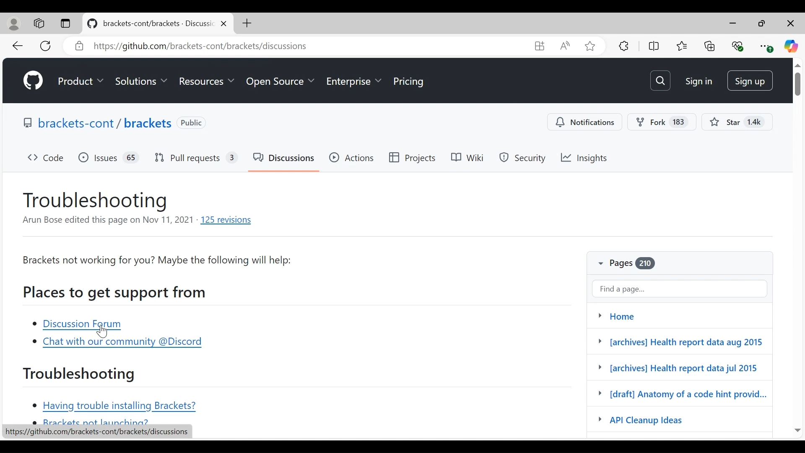  Describe the element at coordinates (47, 159) in the screenshot. I see `Code` at that location.